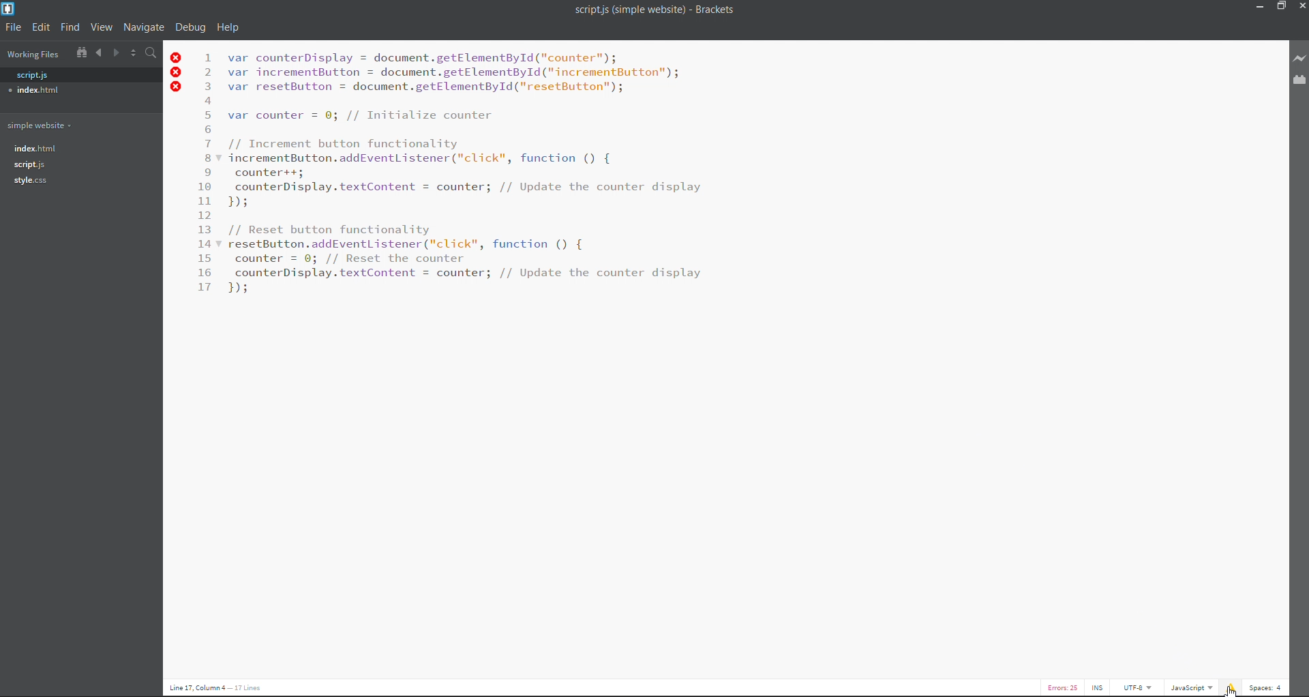  Describe the element at coordinates (661, 12) in the screenshot. I see `scriptjs (simple website) - Brackets` at that location.